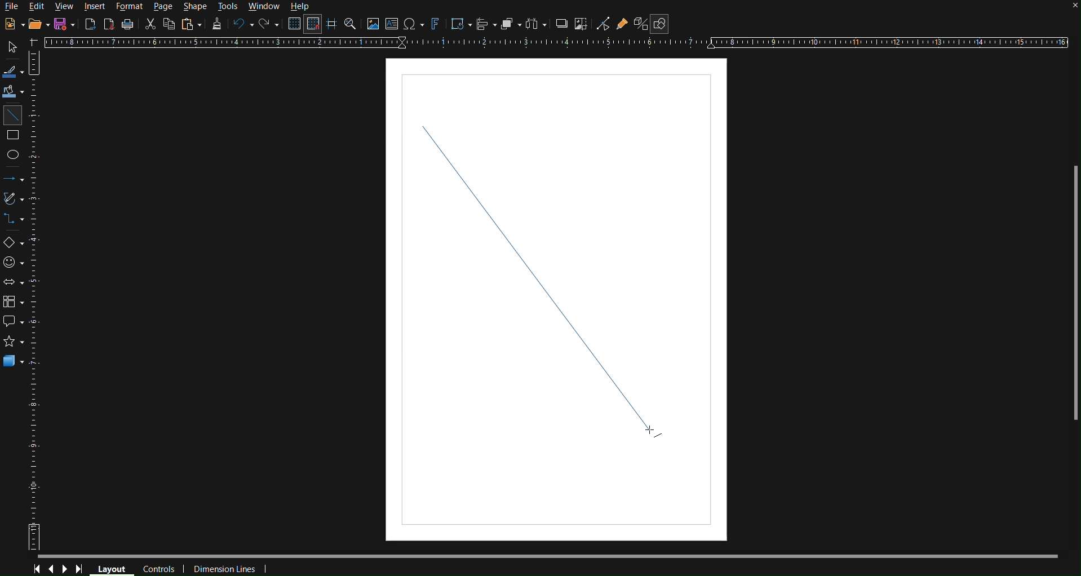 This screenshot has height=576, width=1081. What do you see at coordinates (228, 7) in the screenshot?
I see `Tools` at bounding box center [228, 7].